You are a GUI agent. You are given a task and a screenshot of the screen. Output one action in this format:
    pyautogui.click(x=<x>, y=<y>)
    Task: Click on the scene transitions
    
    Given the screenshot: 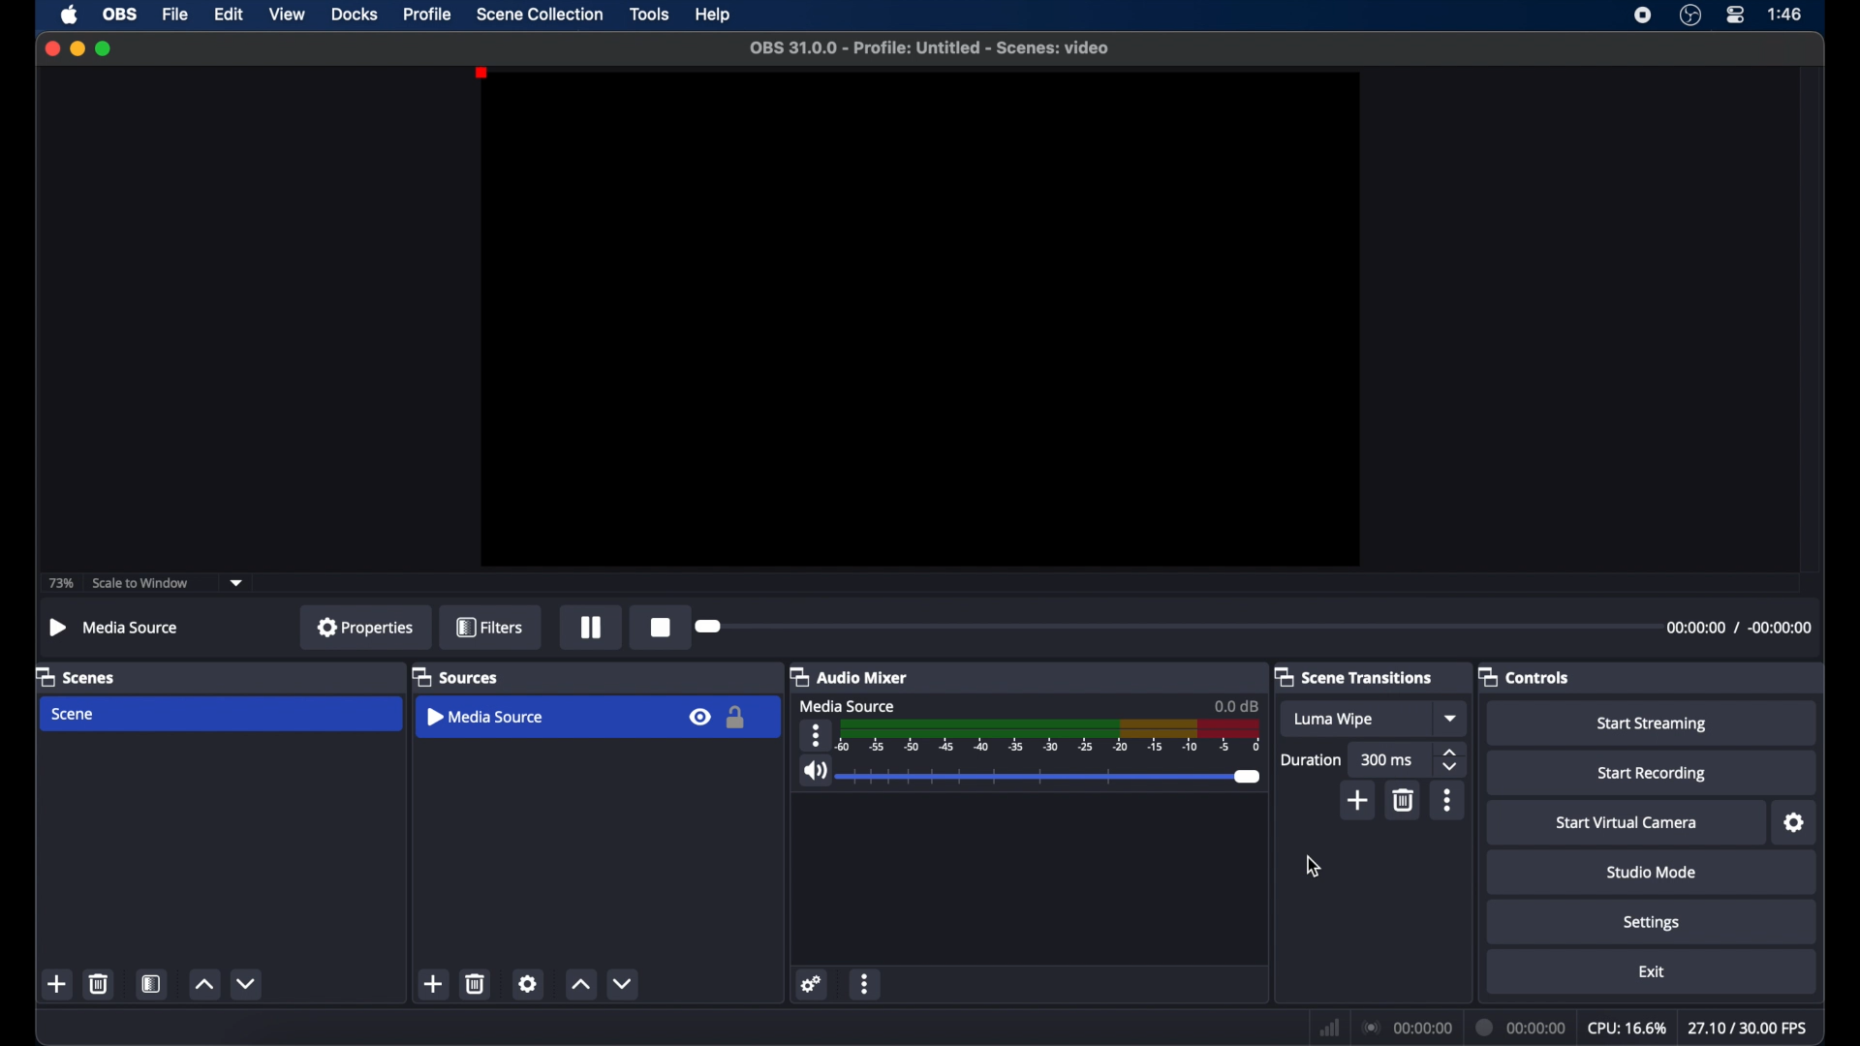 What is the action you would take?
    pyautogui.click(x=1352, y=676)
    